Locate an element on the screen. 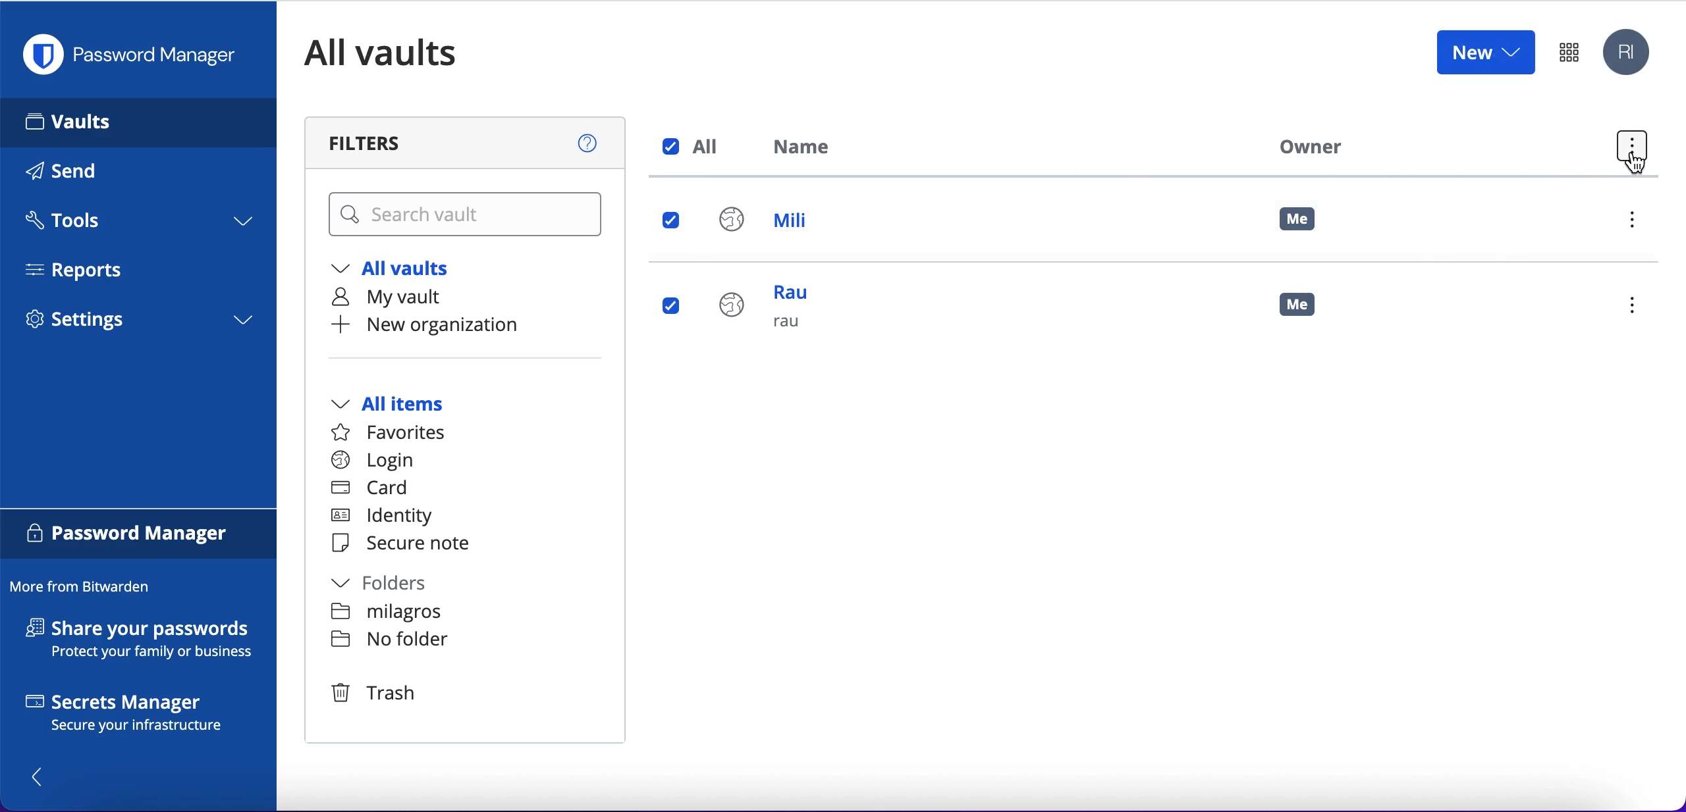  no folder is located at coordinates (389, 642).